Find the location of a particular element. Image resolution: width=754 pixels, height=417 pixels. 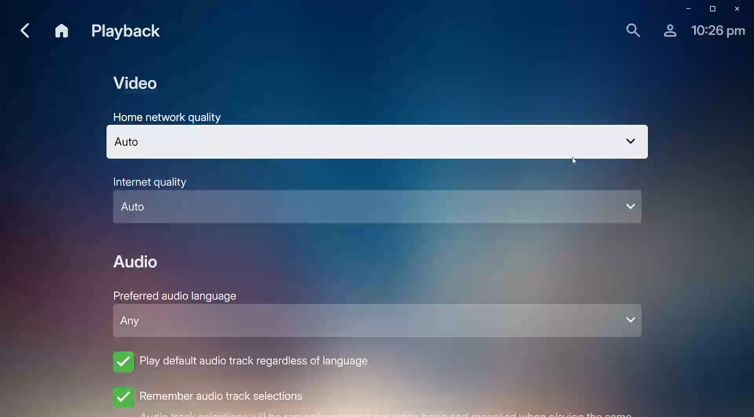

Home Network Quality - Auto is located at coordinates (331, 139).